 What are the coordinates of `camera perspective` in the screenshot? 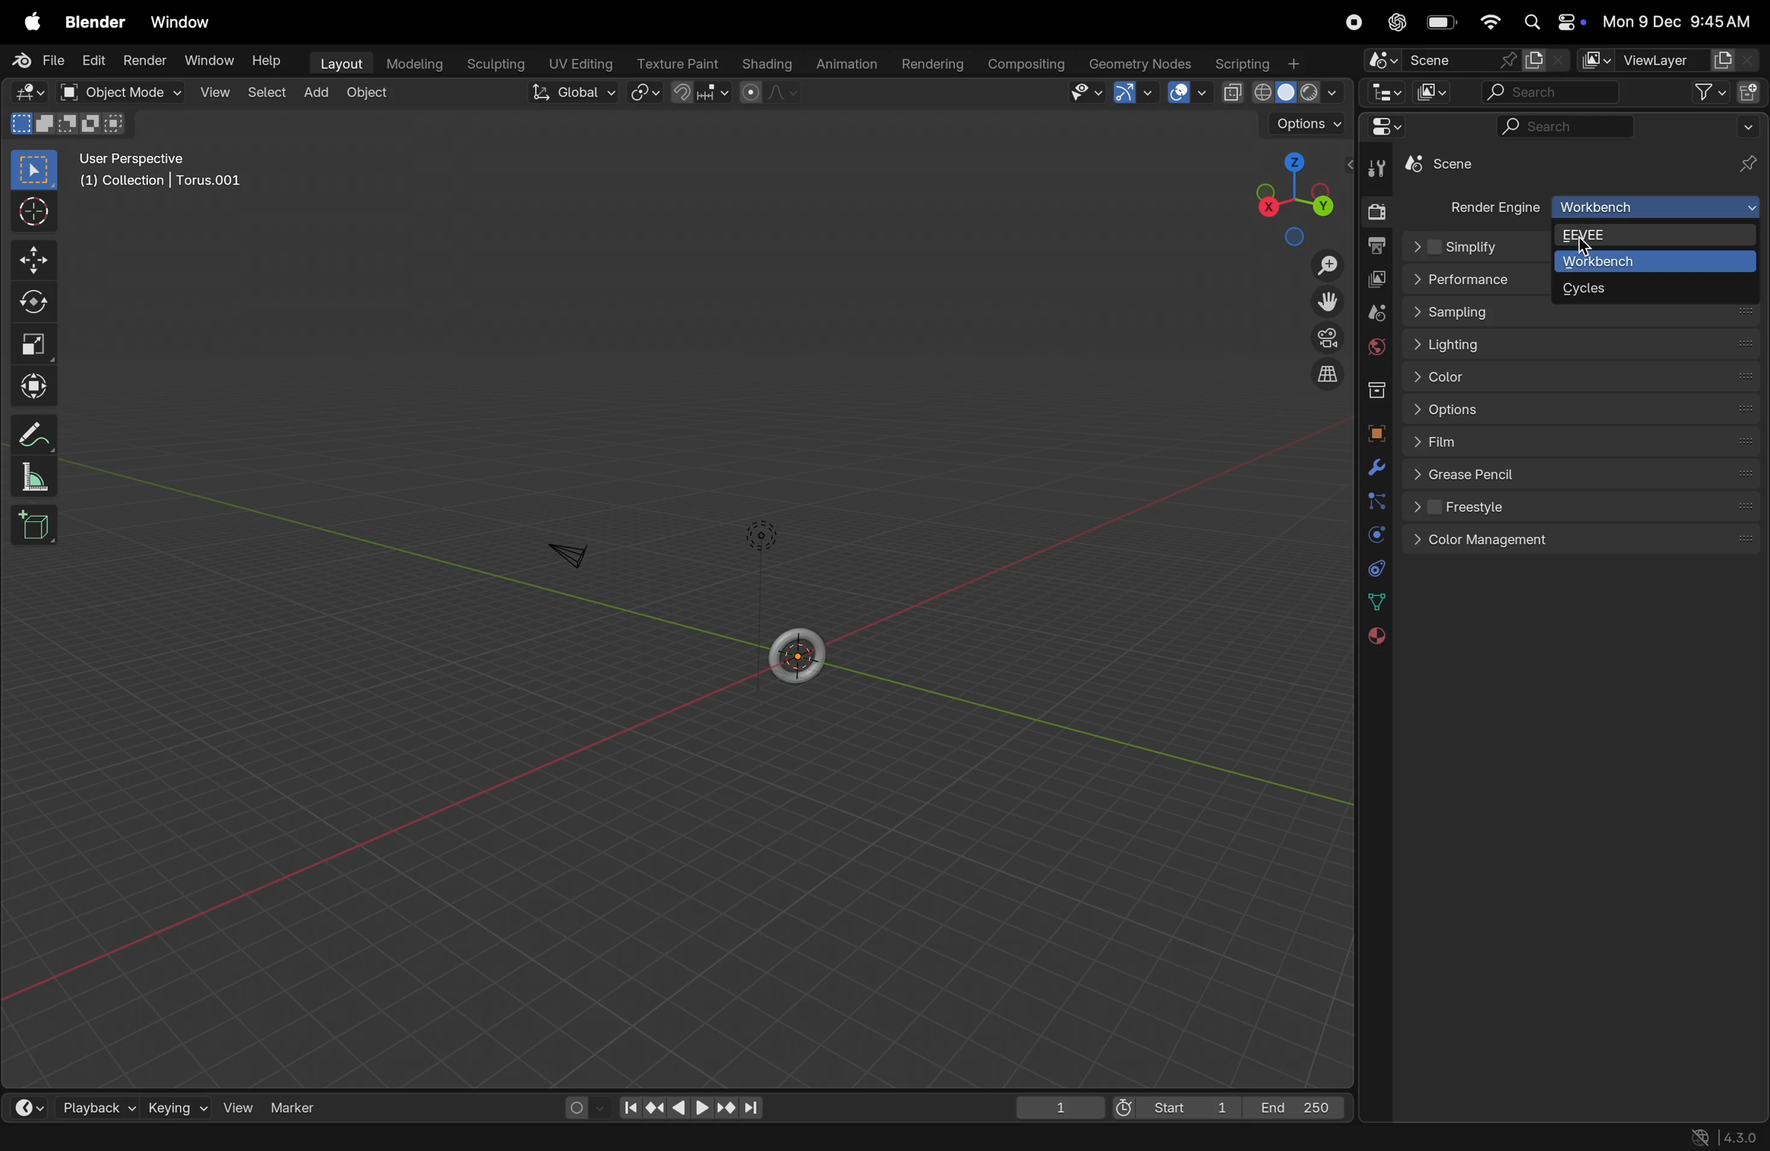 It's located at (1324, 337).